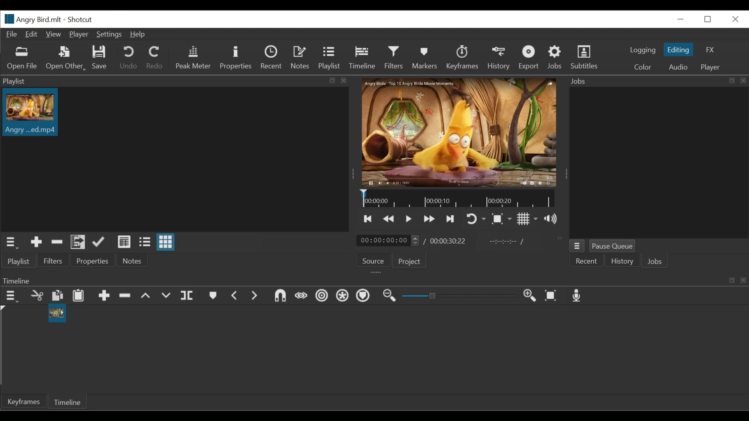 The width and height of the screenshot is (749, 421). What do you see at coordinates (579, 296) in the screenshot?
I see `Record audio` at bounding box center [579, 296].